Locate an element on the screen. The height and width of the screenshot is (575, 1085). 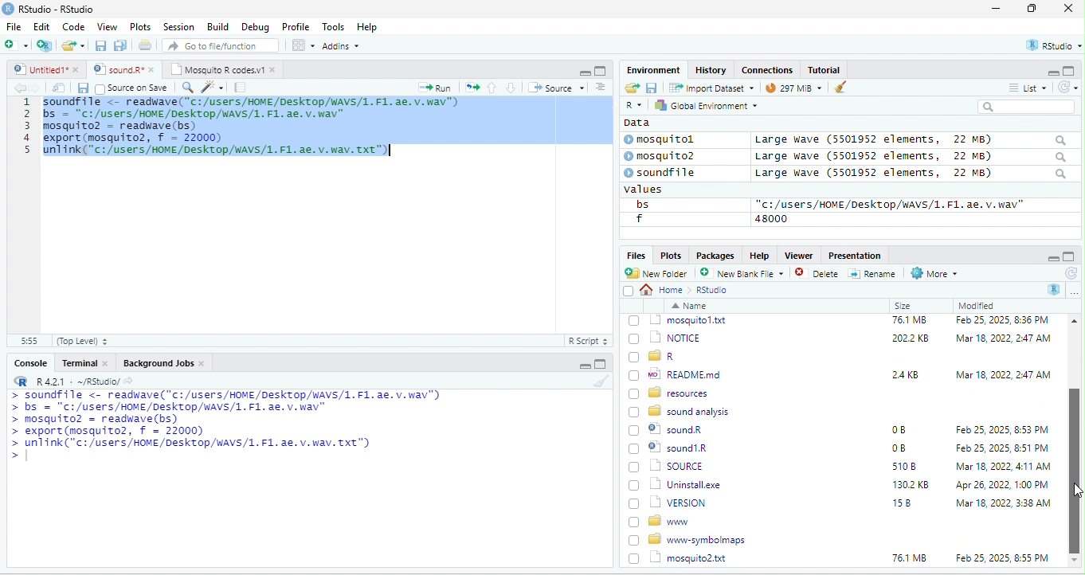
349K8 is located at coordinates (908, 378).